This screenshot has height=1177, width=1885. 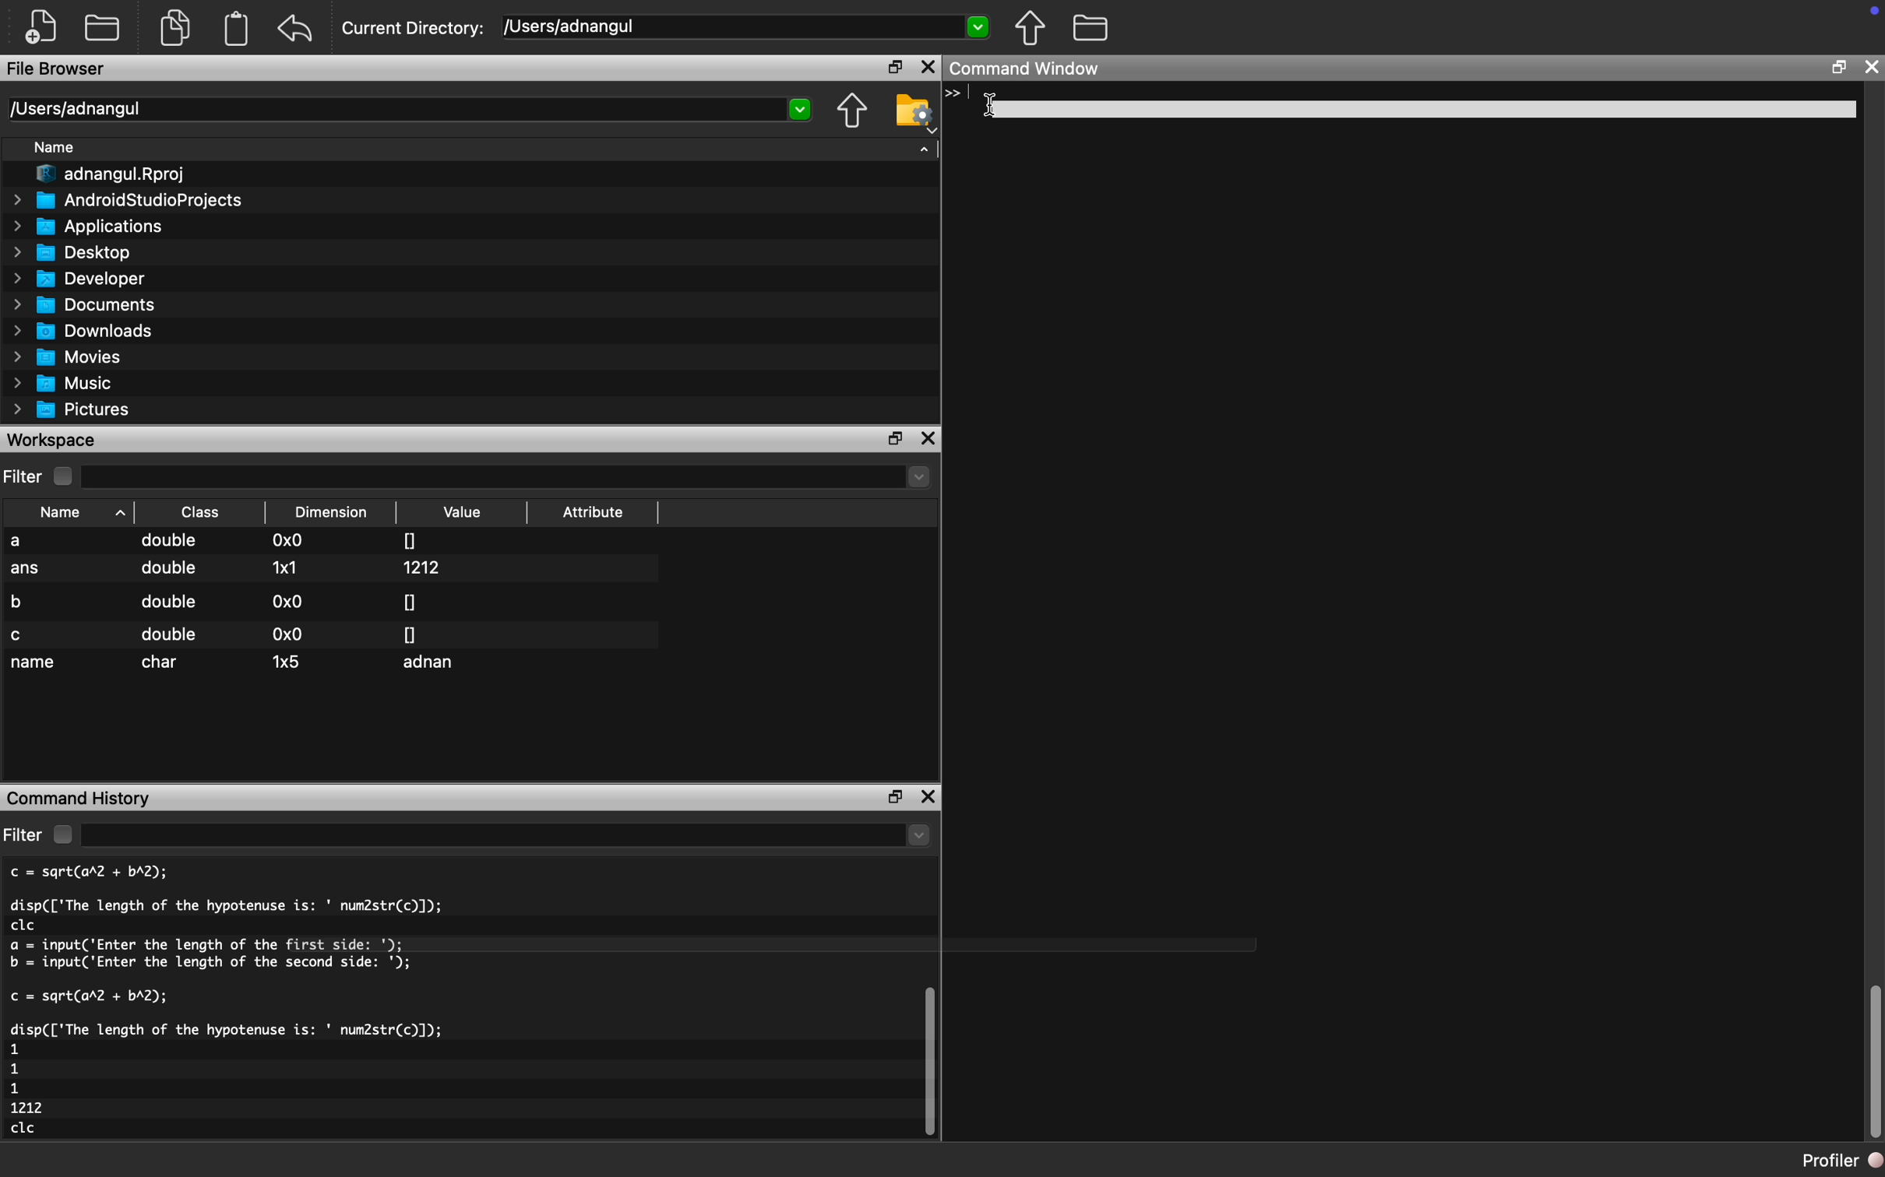 I want to click on 1x1, so click(x=284, y=567).